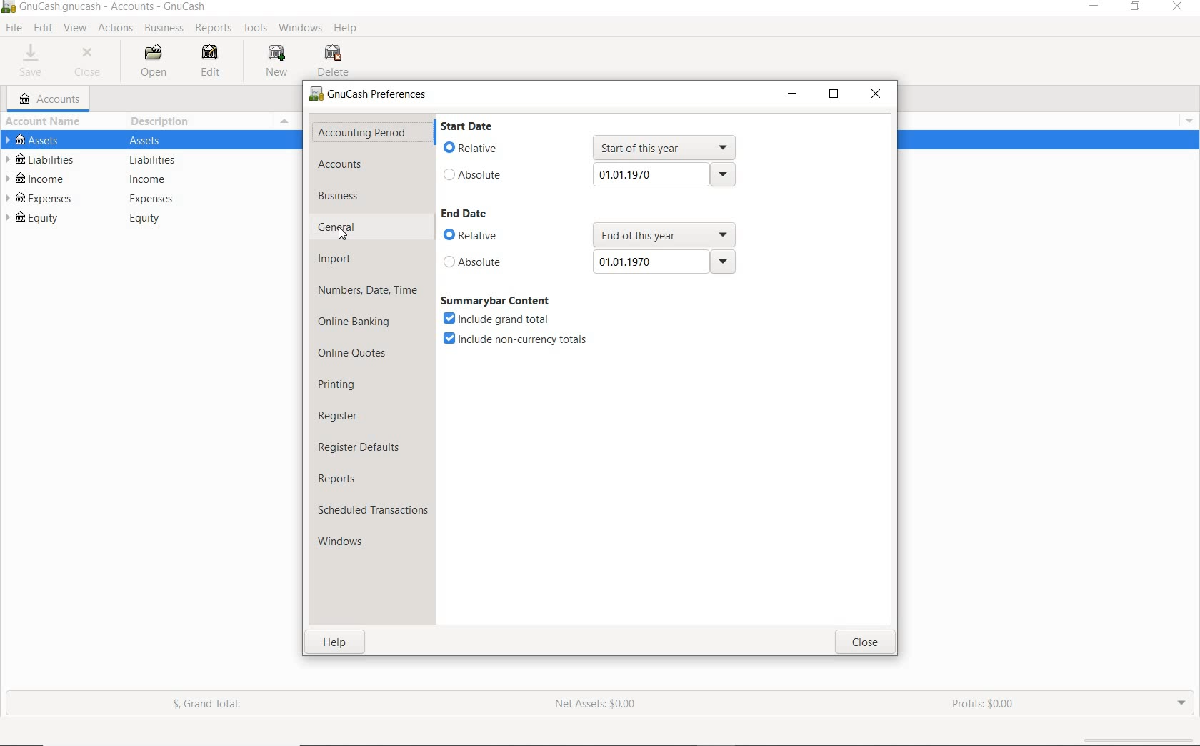 This screenshot has width=1200, height=746. Describe the element at coordinates (984, 705) in the screenshot. I see `PROFITS` at that location.